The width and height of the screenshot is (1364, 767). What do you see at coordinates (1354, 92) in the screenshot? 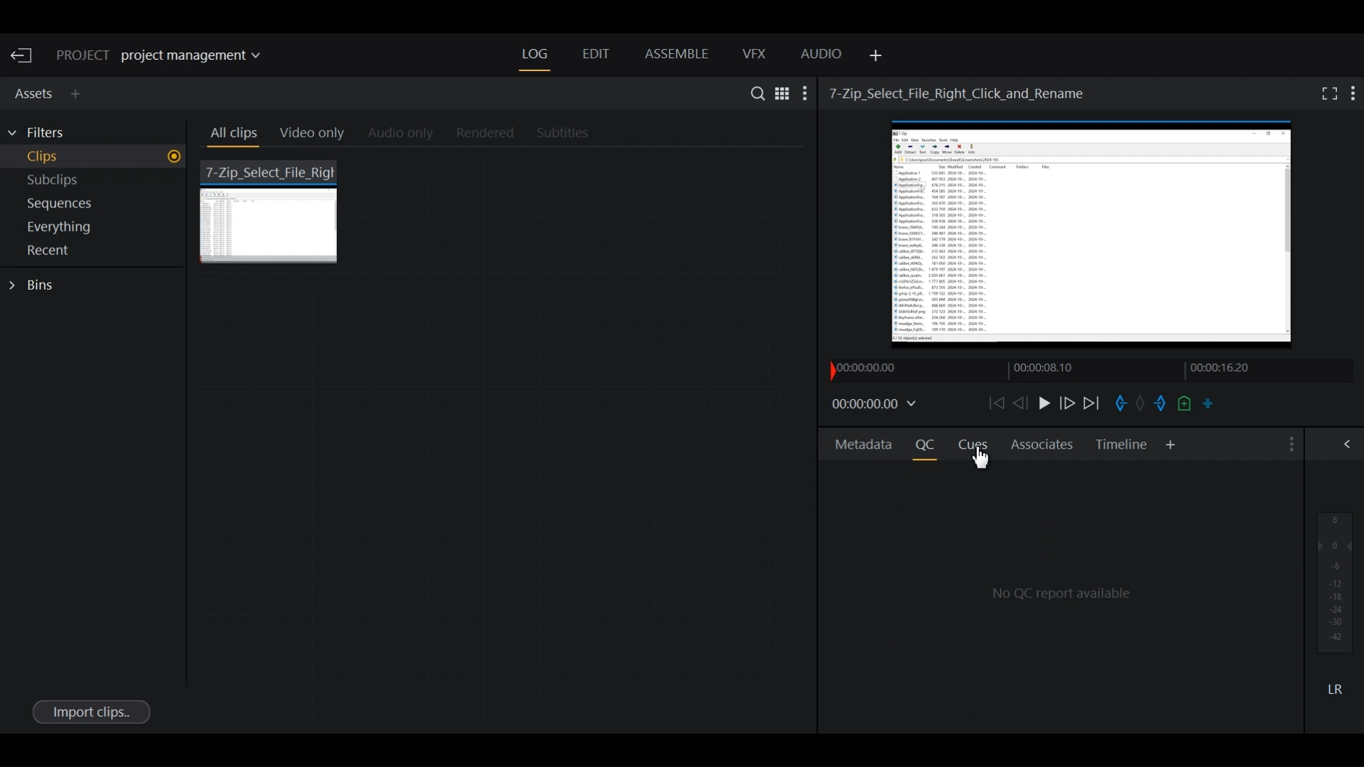
I see `Show settings menu` at bounding box center [1354, 92].